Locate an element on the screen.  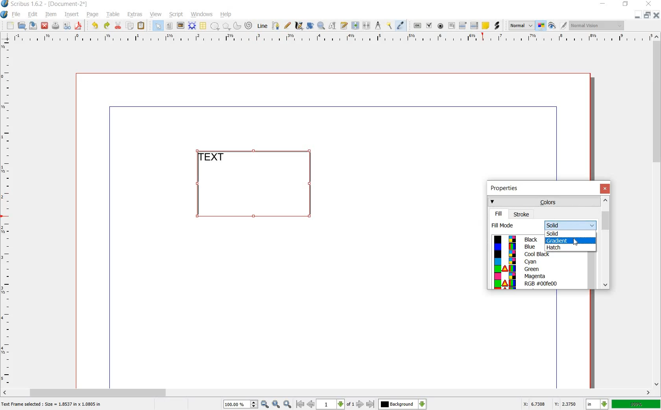
cool black is located at coordinates (537, 254).